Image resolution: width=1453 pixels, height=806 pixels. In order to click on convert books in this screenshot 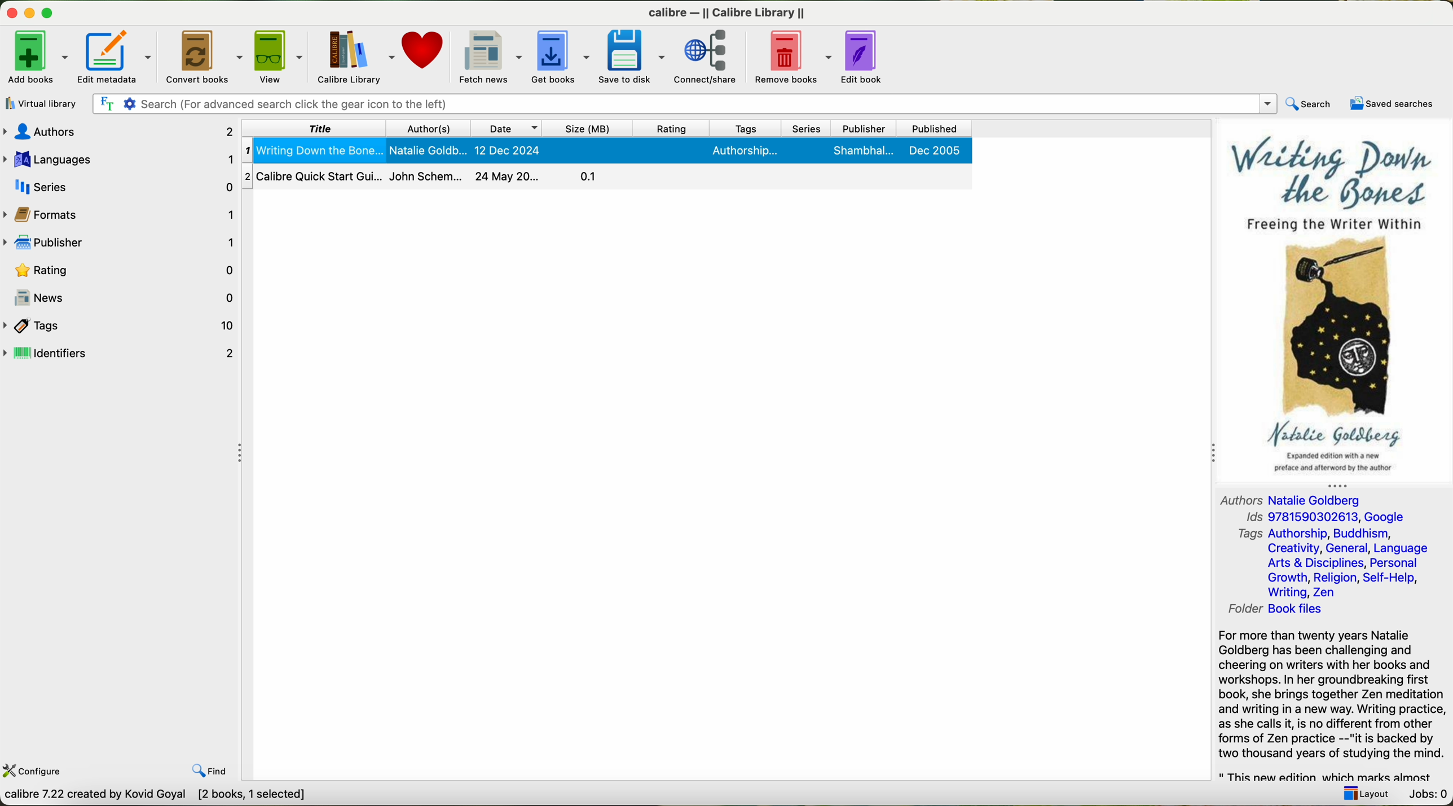, I will do `click(206, 56)`.